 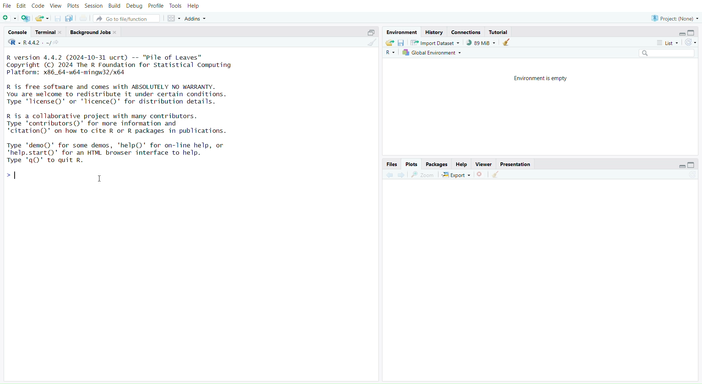 I want to click on Tools, so click(x=177, y=6).